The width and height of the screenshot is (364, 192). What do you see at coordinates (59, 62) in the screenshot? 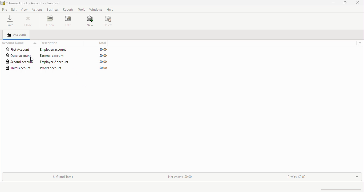
I see `Second account` at bounding box center [59, 62].